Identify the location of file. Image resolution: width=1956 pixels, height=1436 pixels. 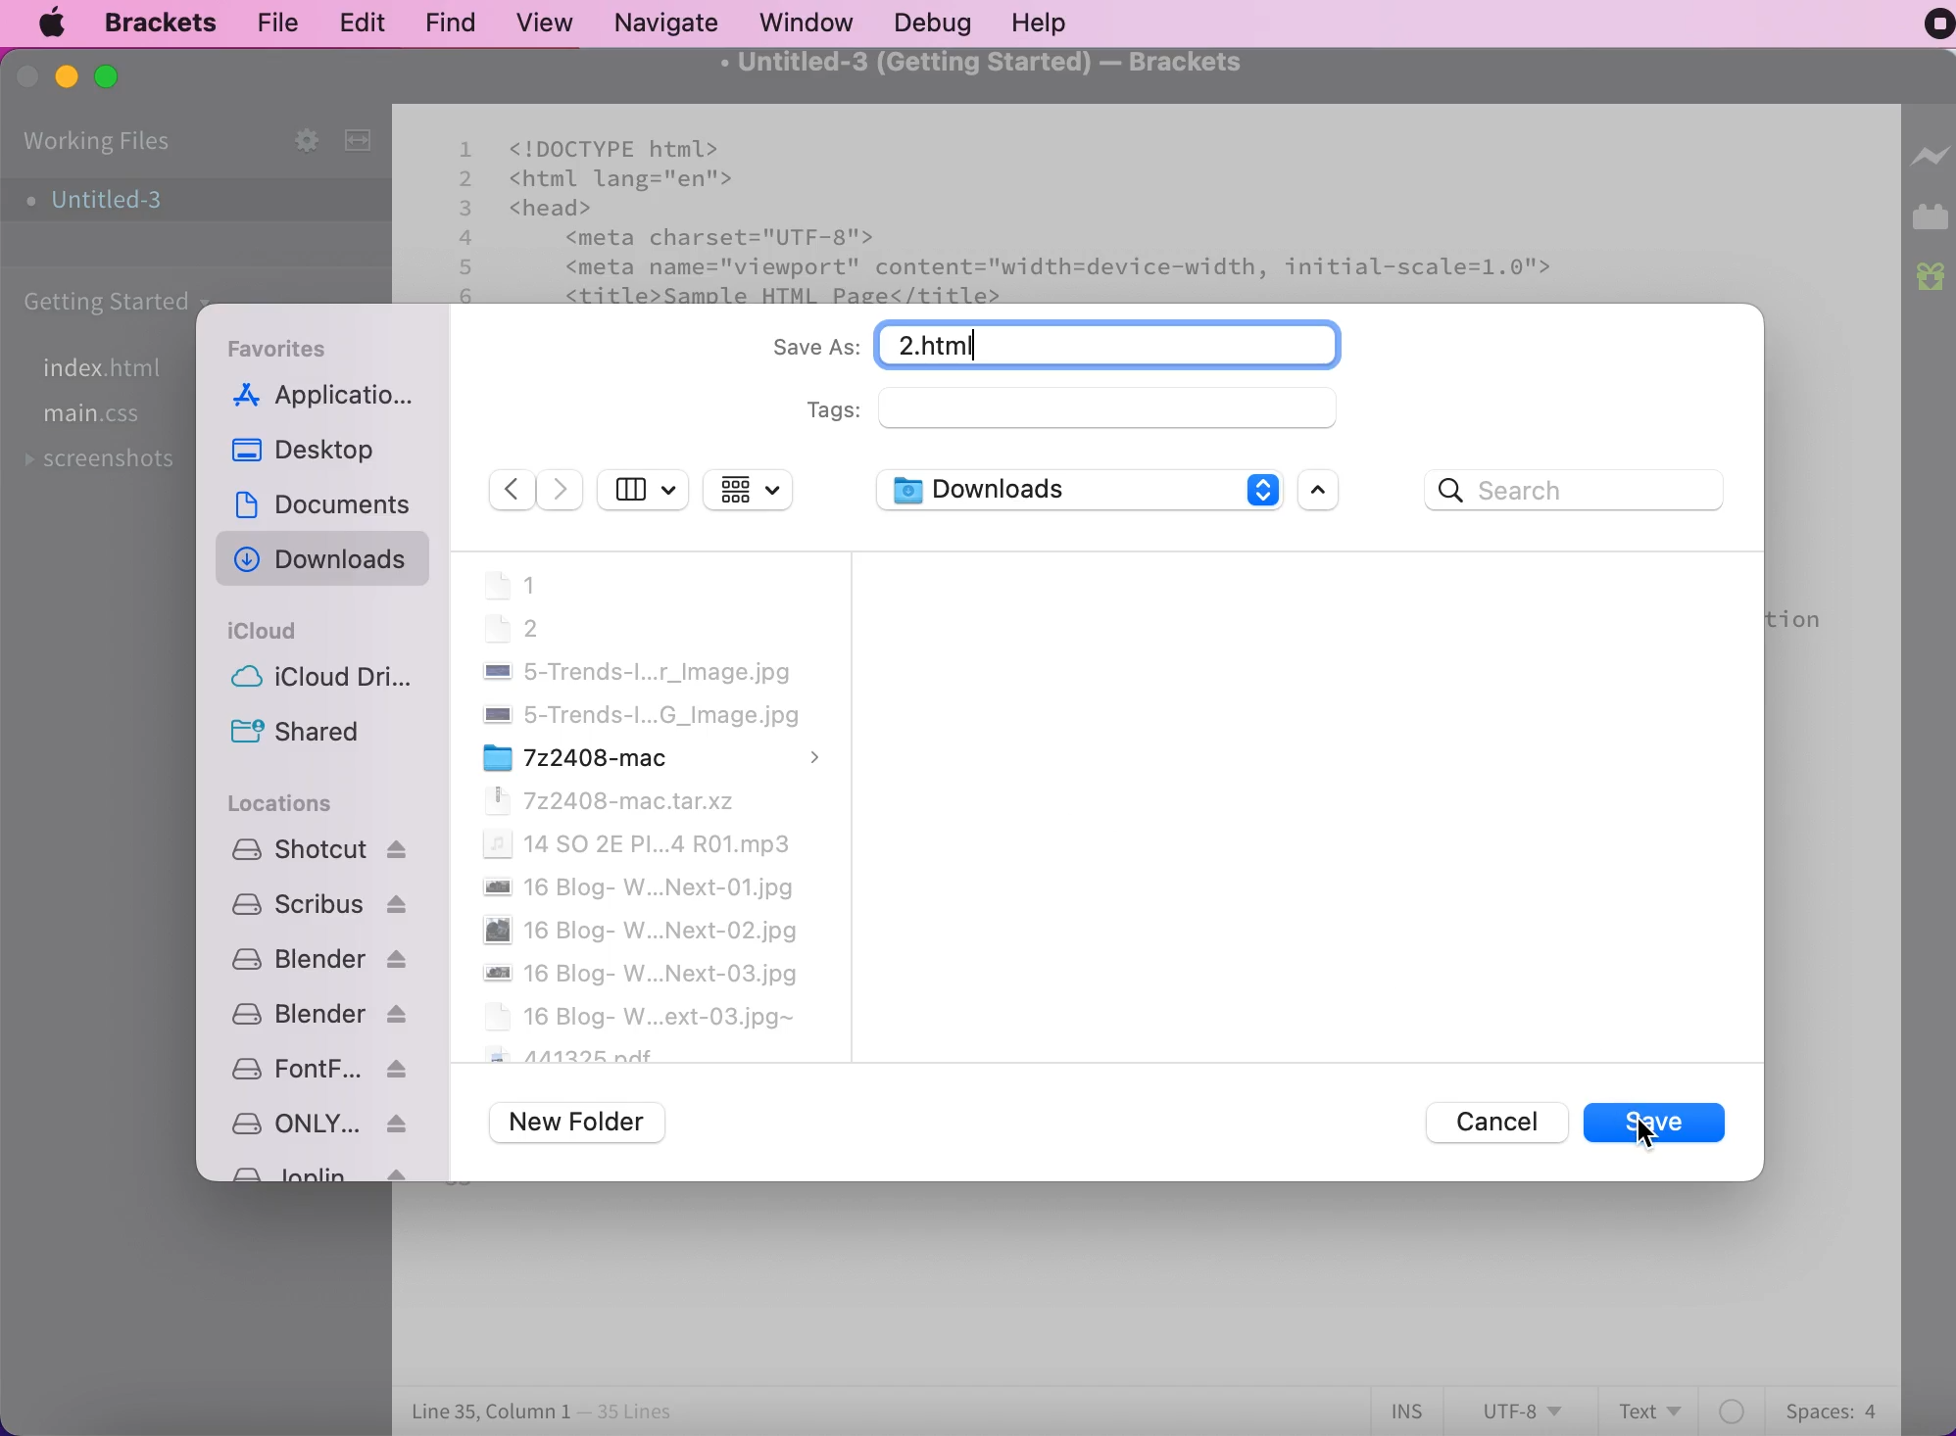
(277, 23).